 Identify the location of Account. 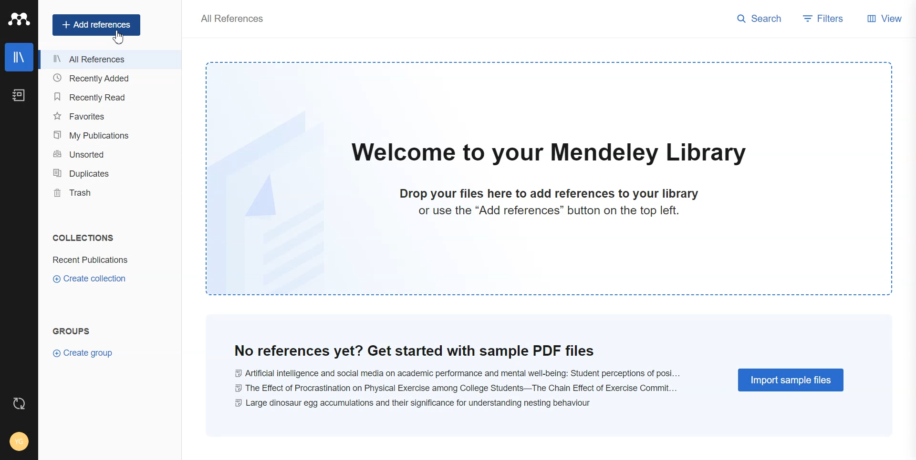
(20, 440).